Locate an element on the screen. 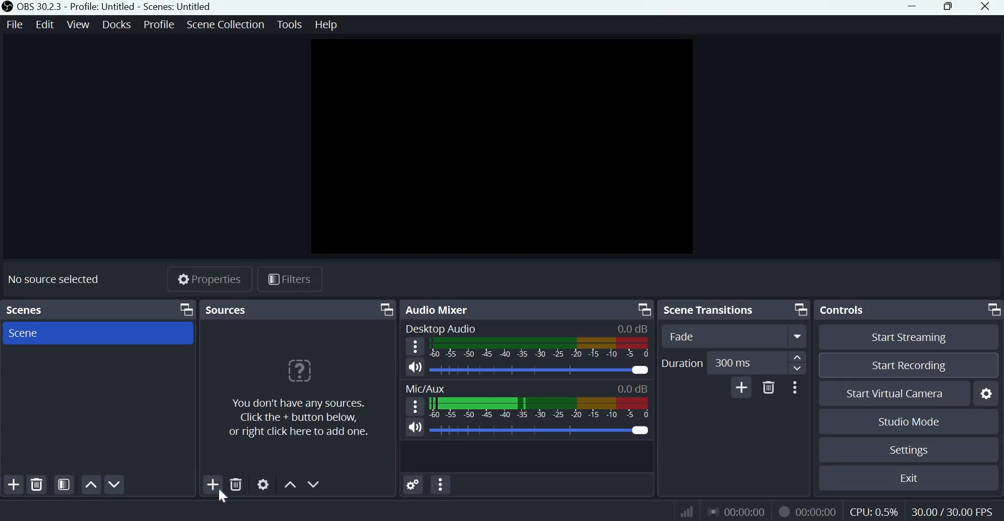  0.0 dB is located at coordinates (632, 328).